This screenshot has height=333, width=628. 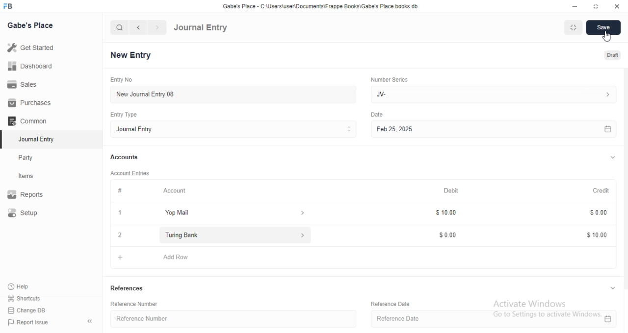 I want to click on Entry Type, so click(x=123, y=115).